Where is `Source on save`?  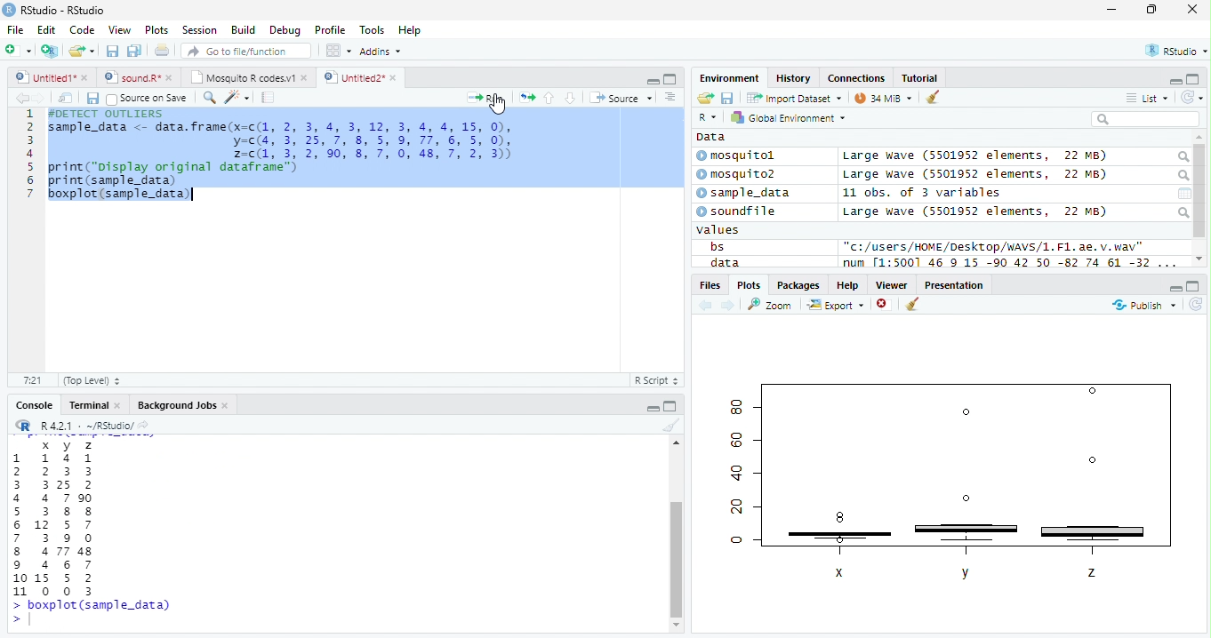 Source on save is located at coordinates (147, 100).